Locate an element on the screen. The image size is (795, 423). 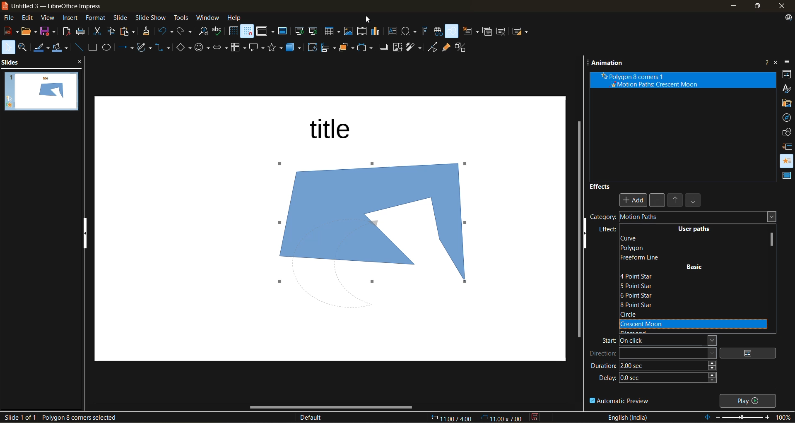
sidebar settings is located at coordinates (789, 62).